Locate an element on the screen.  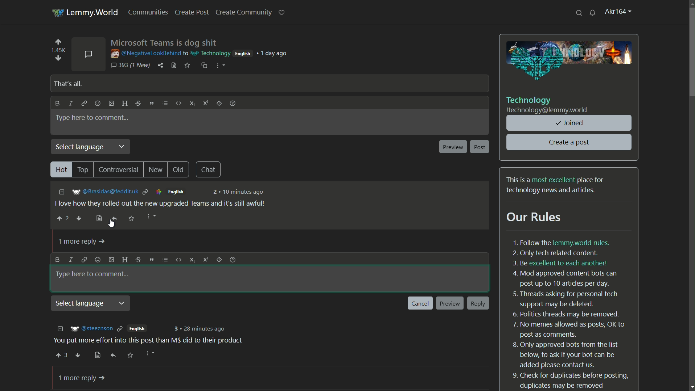
add image is located at coordinates (111, 103).